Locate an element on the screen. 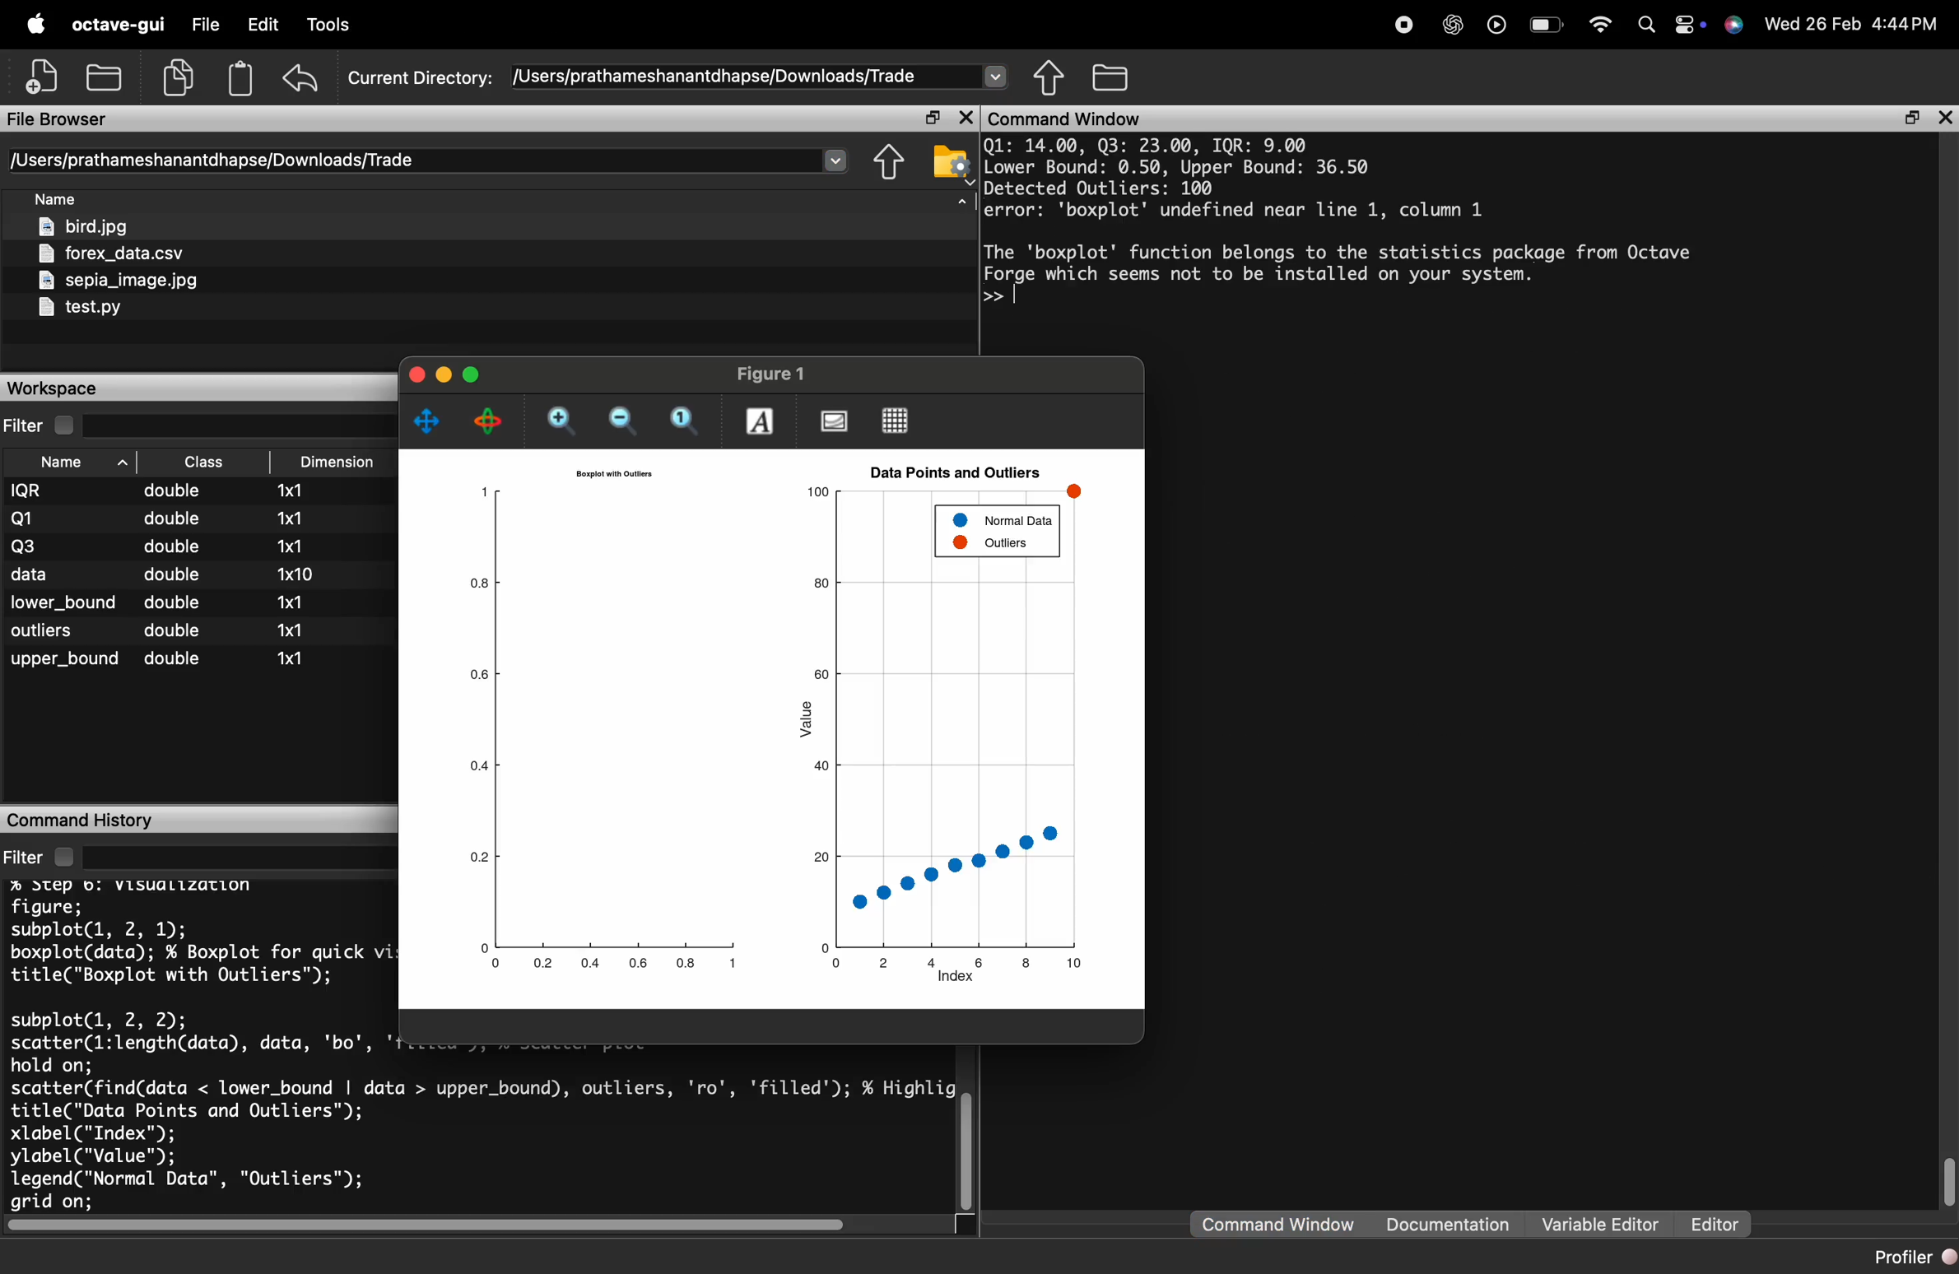 This screenshot has height=1274, width=1959. add file is located at coordinates (44, 76).